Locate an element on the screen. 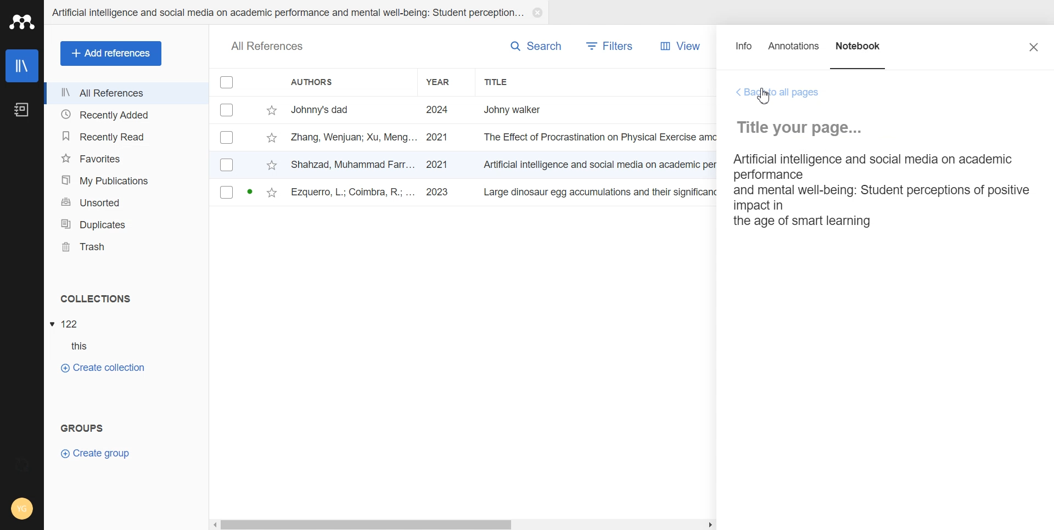 This screenshot has width=1054, height=530. Close is located at coordinates (1034, 47).